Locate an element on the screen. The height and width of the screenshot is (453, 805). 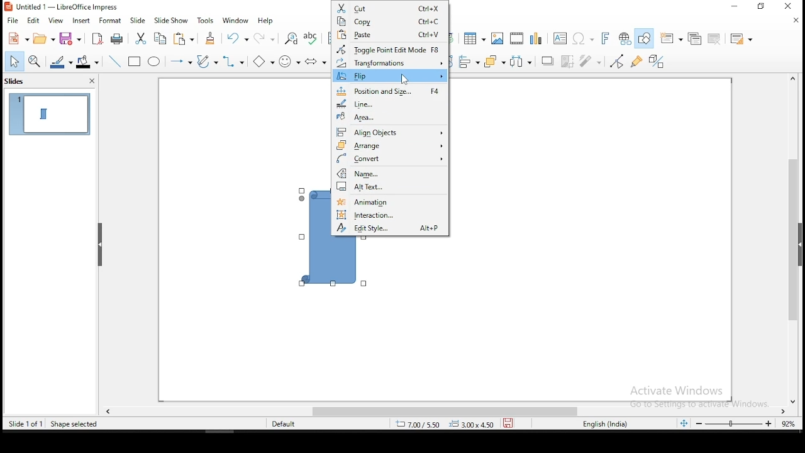
close is located at coordinates (794, 21).